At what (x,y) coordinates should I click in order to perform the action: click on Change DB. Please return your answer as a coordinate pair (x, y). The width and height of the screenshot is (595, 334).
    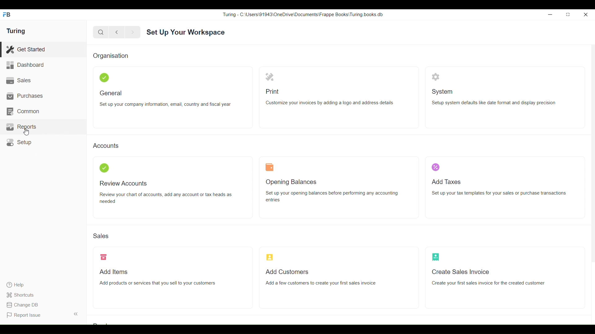
    Looking at the image, I should click on (22, 305).